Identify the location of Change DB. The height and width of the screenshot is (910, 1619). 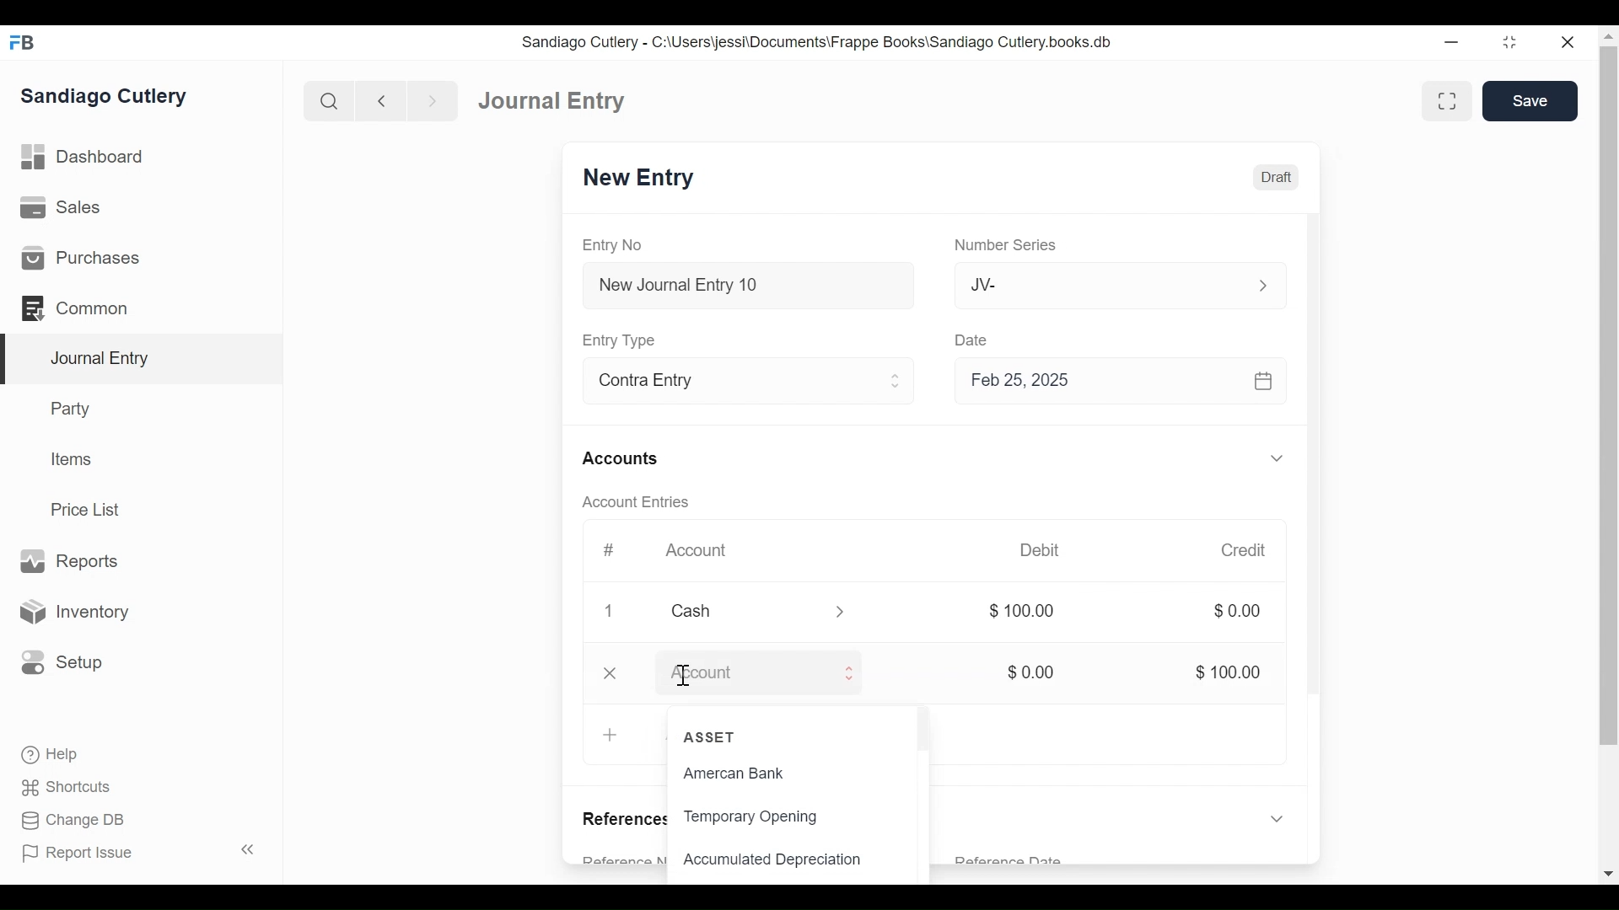
(67, 820).